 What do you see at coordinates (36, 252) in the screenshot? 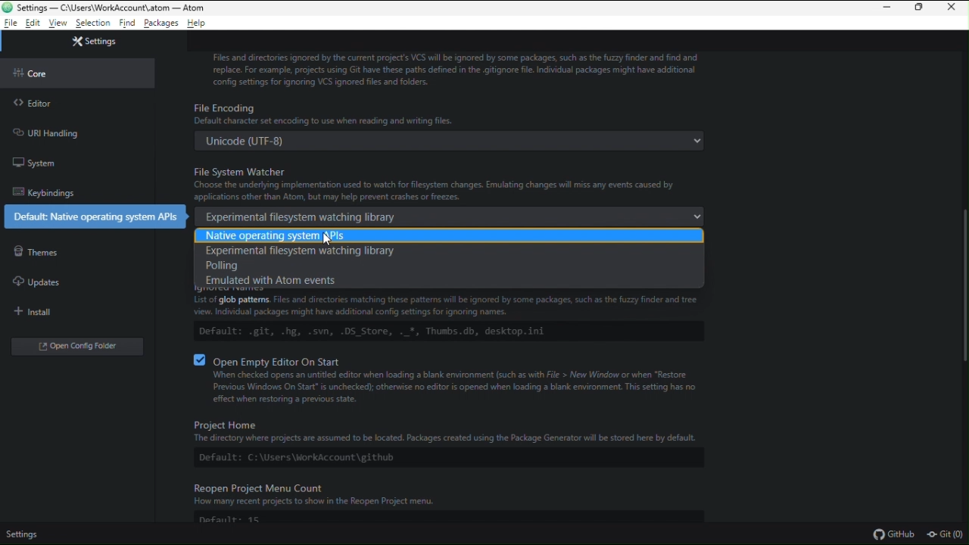
I see `Themes` at bounding box center [36, 252].